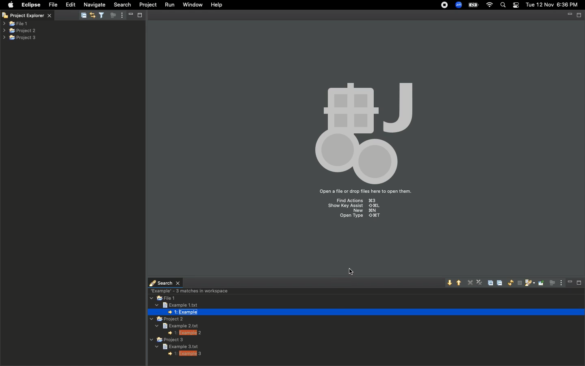 The height and width of the screenshot is (366, 585). What do you see at coordinates (552, 4) in the screenshot?
I see `Date/time` at bounding box center [552, 4].